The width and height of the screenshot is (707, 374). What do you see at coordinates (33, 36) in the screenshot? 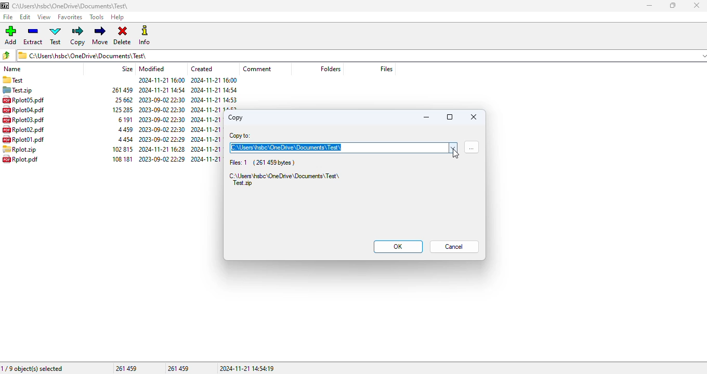
I see `extract` at bounding box center [33, 36].